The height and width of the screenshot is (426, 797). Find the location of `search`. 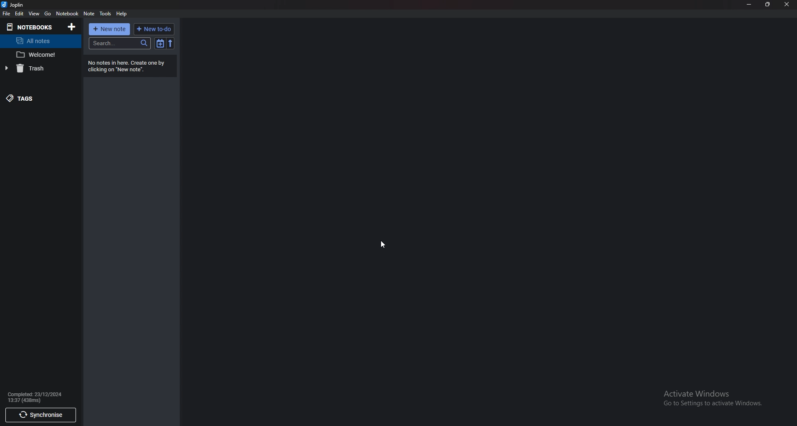

search is located at coordinates (121, 43).